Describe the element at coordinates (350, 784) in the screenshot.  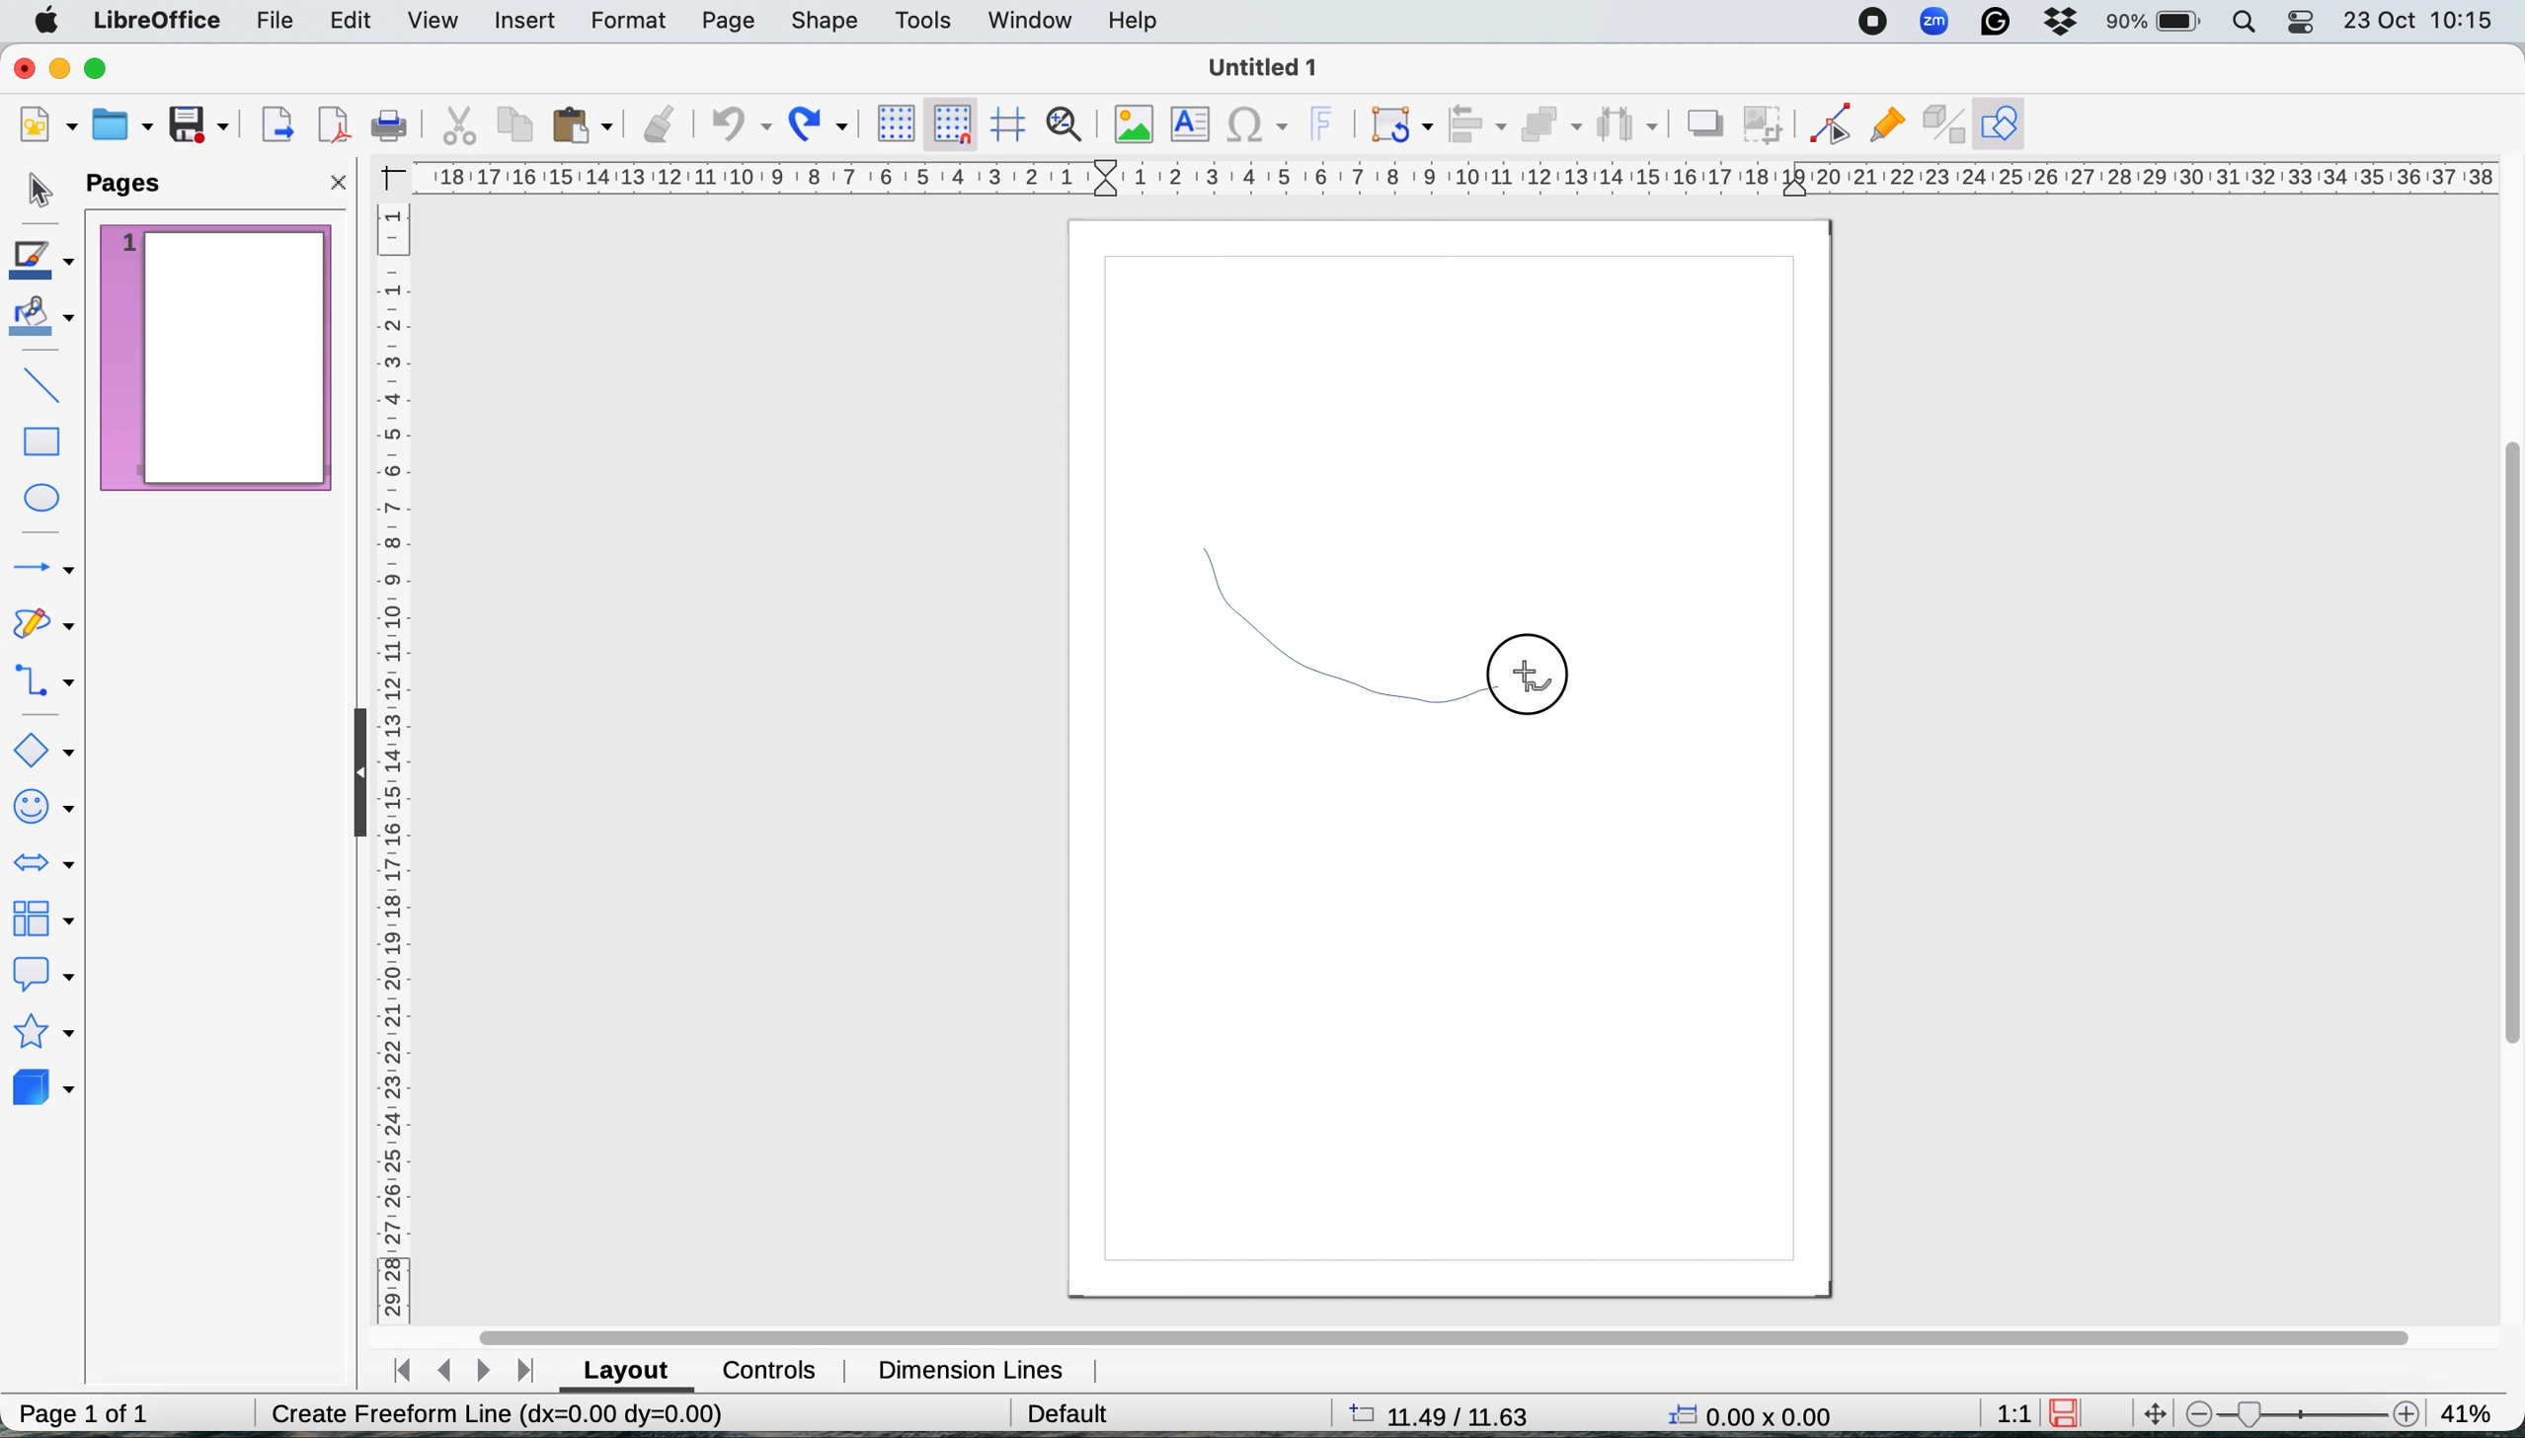
I see `collapse` at that location.